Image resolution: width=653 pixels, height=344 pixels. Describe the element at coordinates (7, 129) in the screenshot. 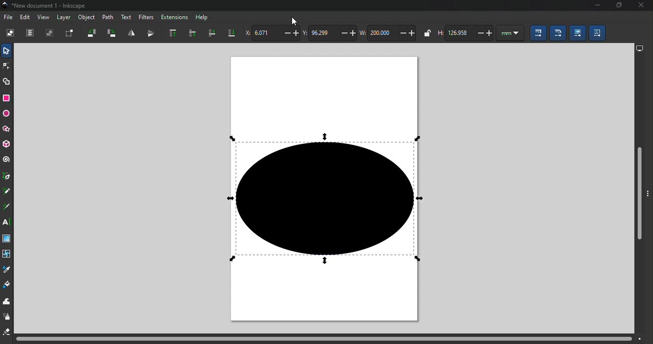

I see `star/polygon tool` at that location.